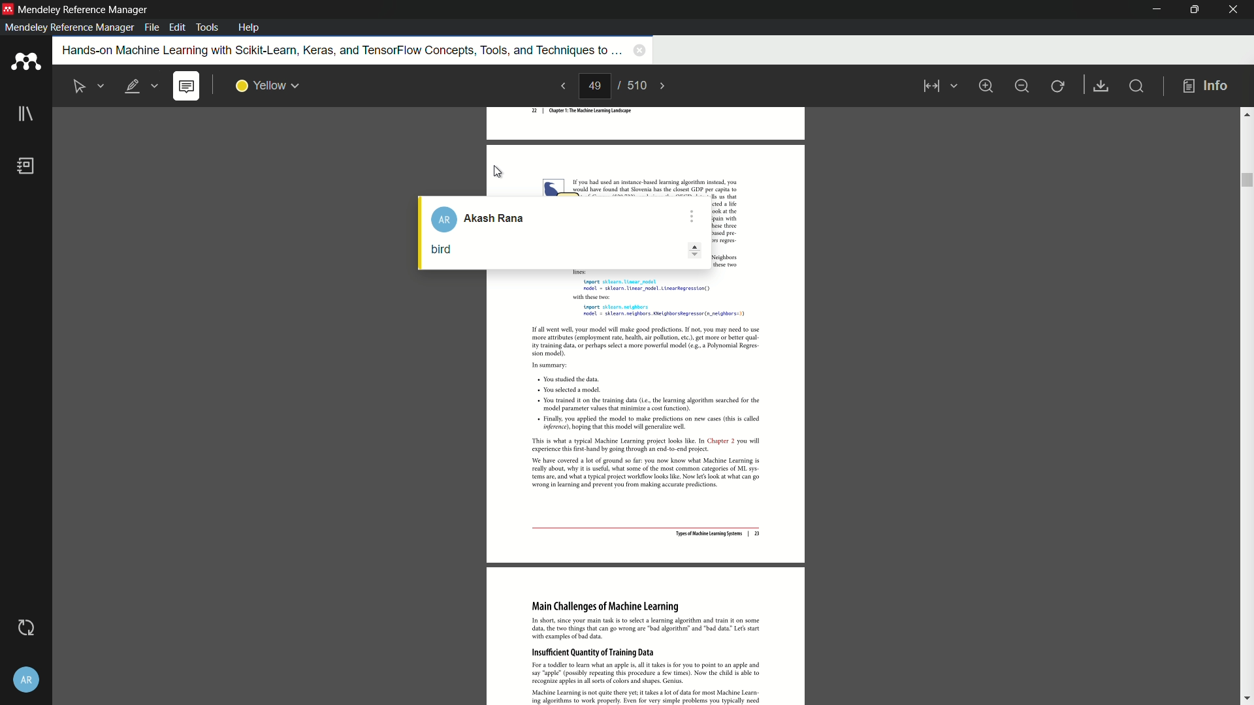 This screenshot has height=705, width=1254. Describe the element at coordinates (499, 173) in the screenshot. I see `cursor` at that location.